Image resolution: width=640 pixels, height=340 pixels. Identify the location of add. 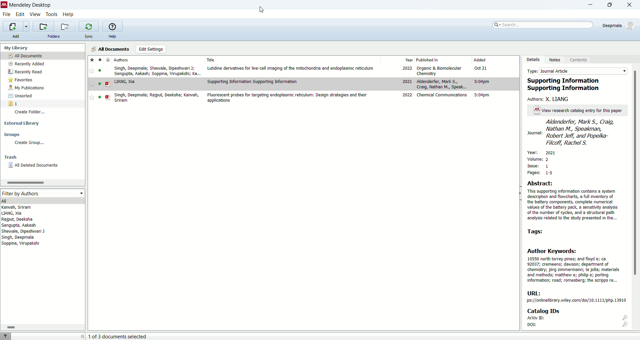
(18, 36).